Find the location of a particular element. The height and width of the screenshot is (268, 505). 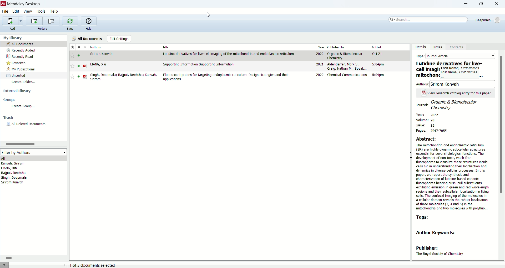

Chemical Communications is located at coordinates (347, 75).